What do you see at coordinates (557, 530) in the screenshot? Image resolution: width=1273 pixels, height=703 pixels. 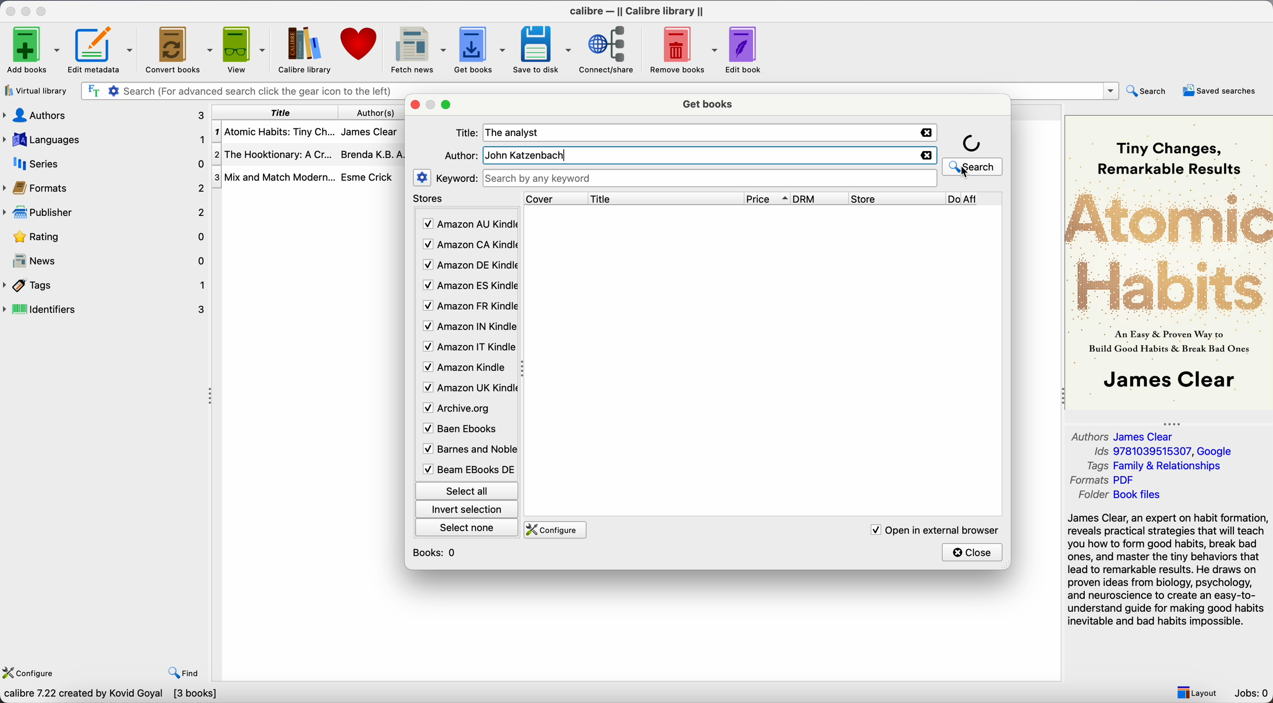 I see `configure` at bounding box center [557, 530].